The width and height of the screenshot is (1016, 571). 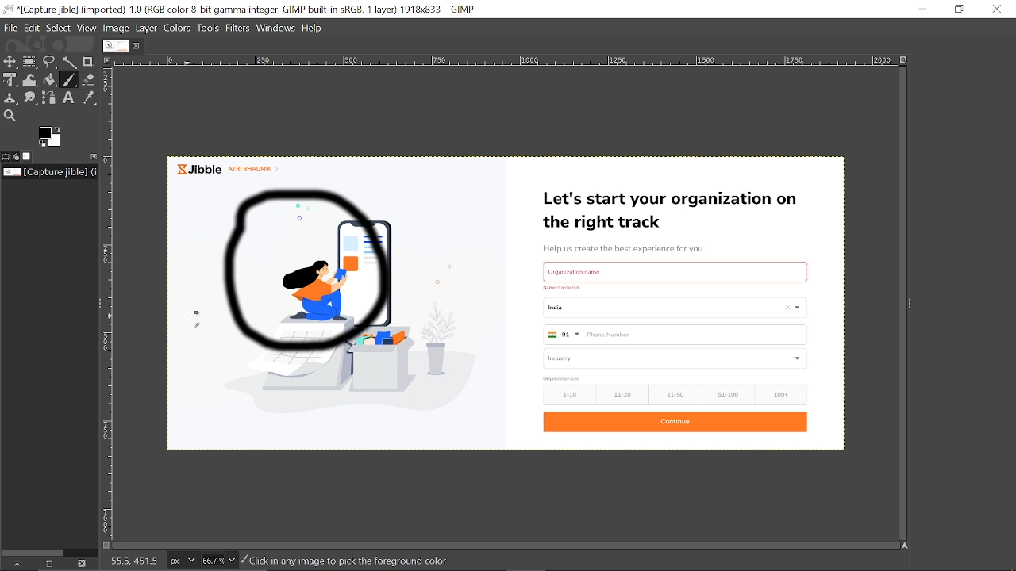 What do you see at coordinates (110, 59) in the screenshot?
I see `Access this image menu` at bounding box center [110, 59].